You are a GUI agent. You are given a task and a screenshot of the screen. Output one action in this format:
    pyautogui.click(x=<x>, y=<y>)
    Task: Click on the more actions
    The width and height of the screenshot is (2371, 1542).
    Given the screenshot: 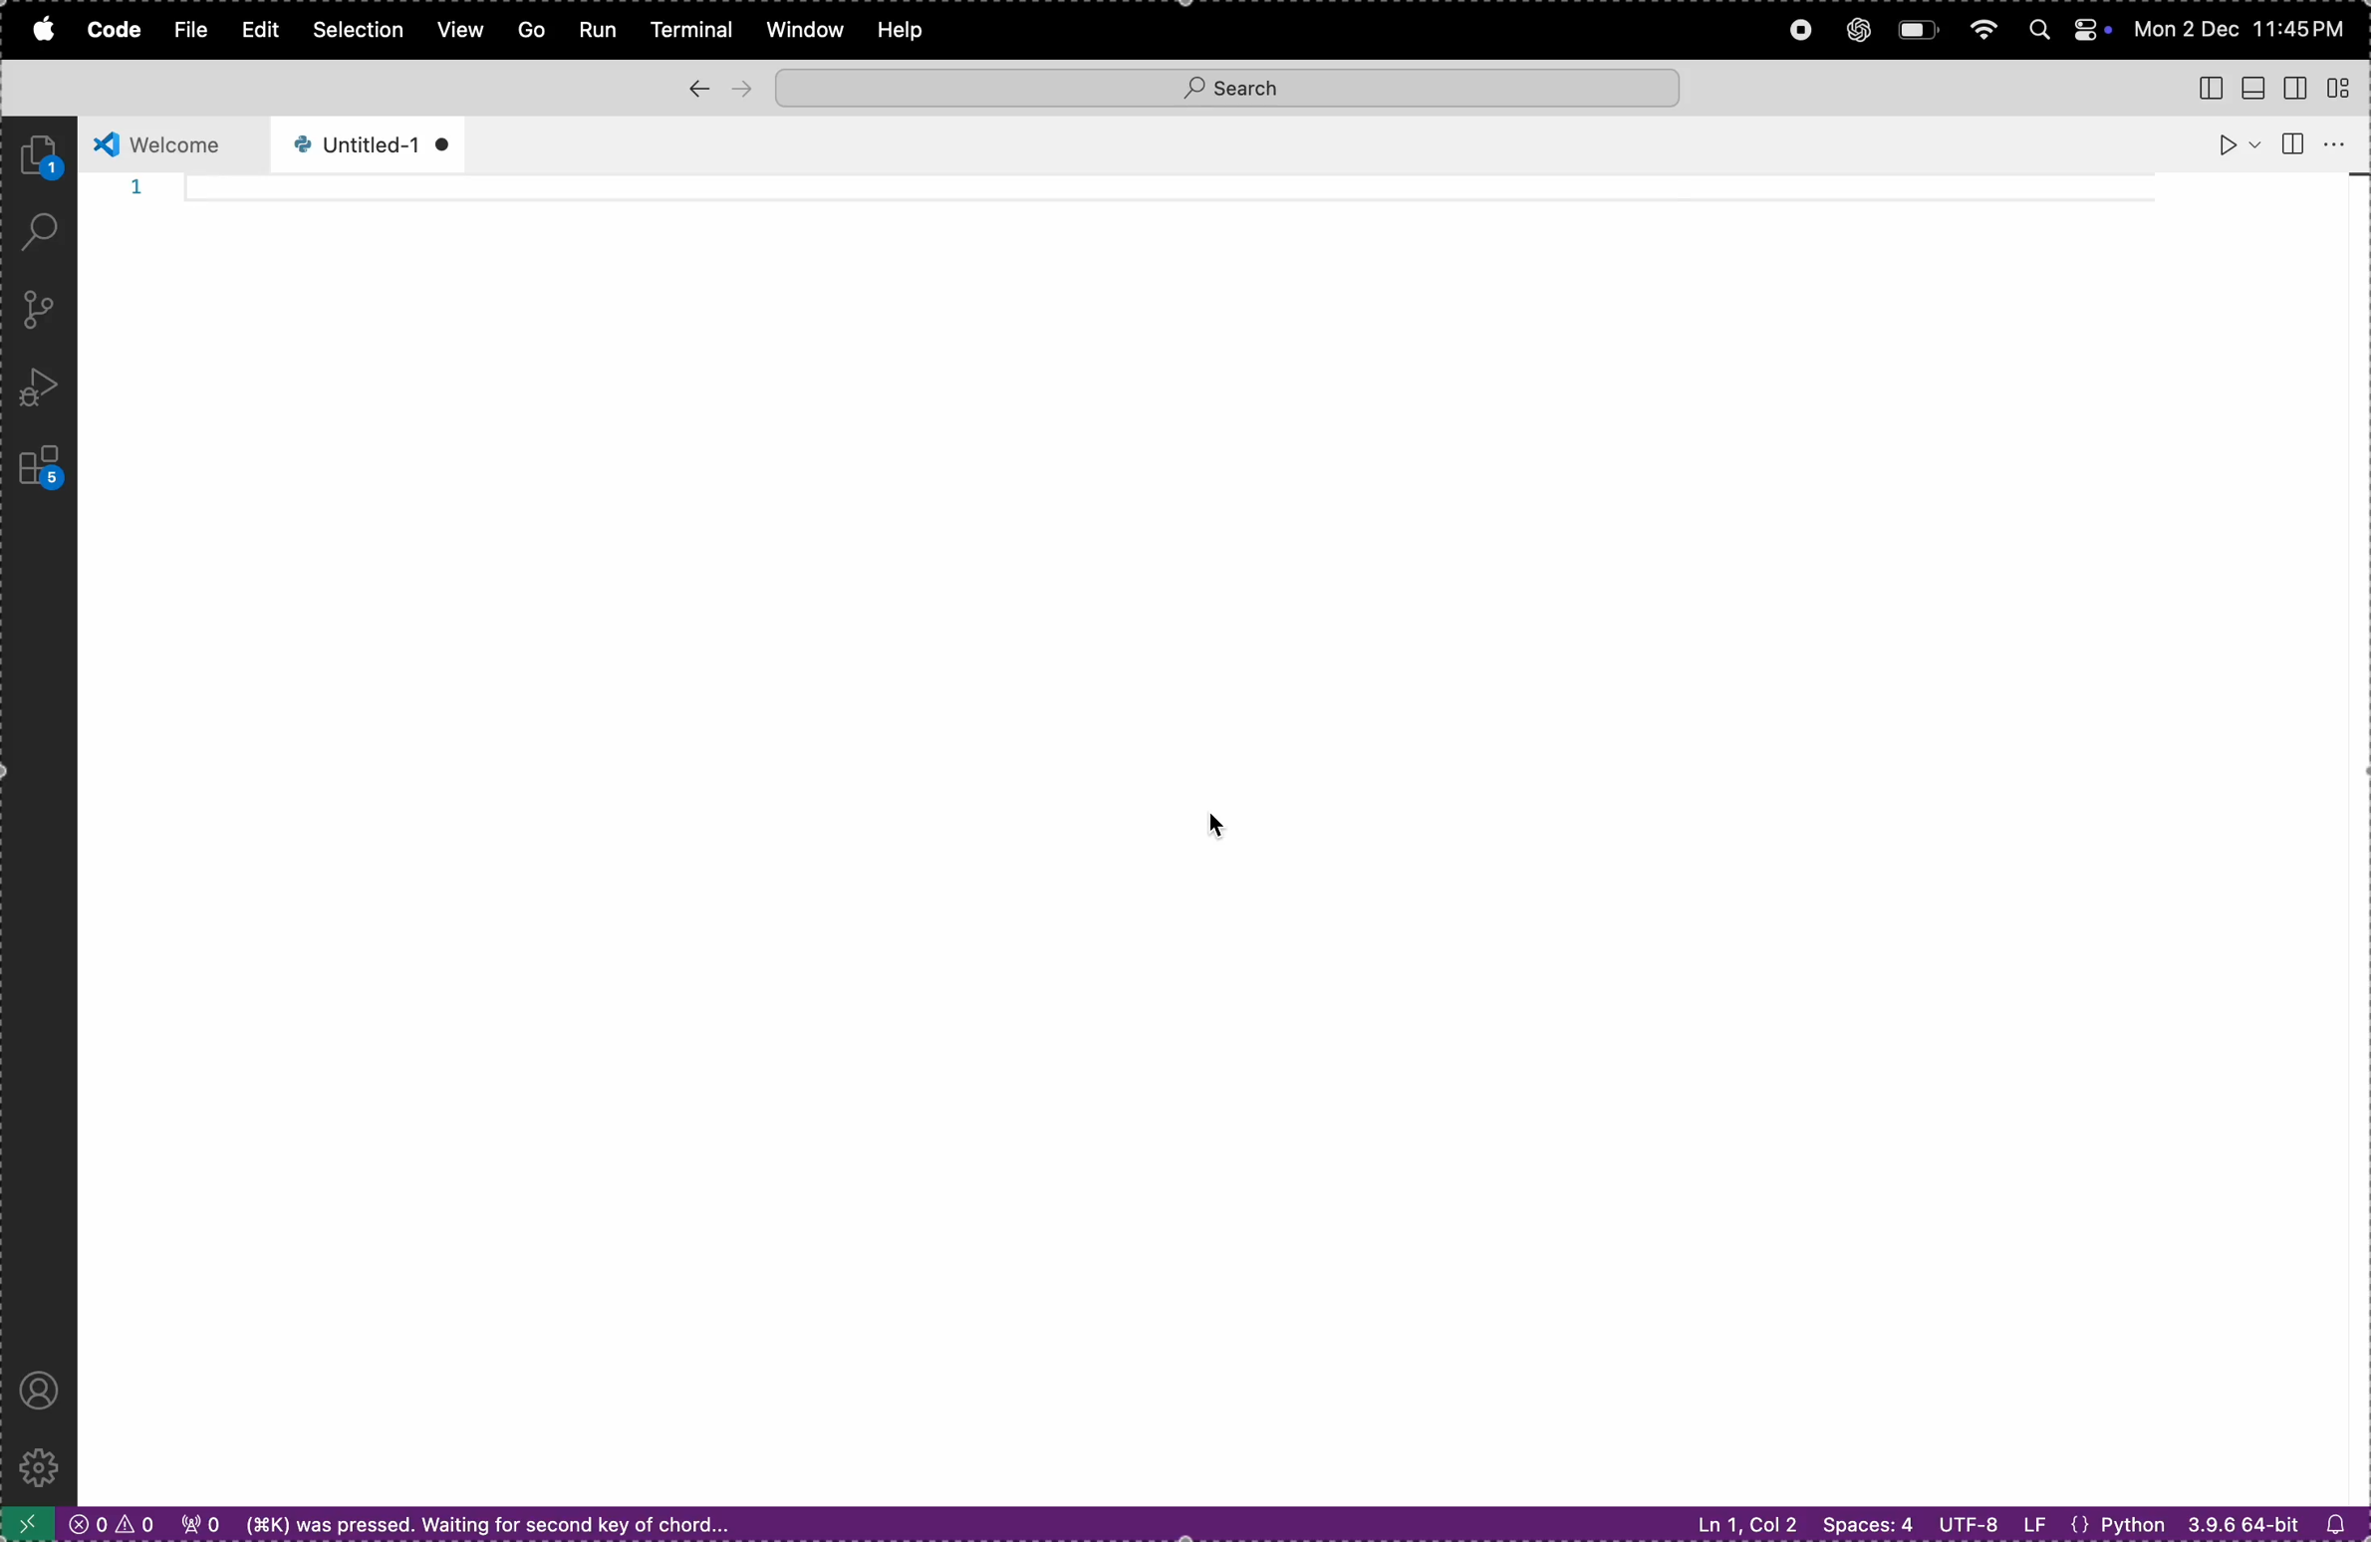 What is the action you would take?
    pyautogui.click(x=2337, y=139)
    